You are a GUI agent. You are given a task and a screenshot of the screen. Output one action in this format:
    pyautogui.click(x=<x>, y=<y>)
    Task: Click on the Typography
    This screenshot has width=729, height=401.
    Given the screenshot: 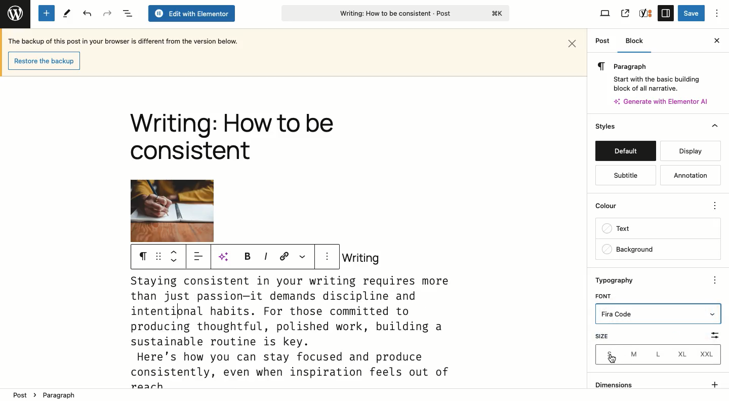 What is the action you would take?
    pyautogui.click(x=621, y=280)
    